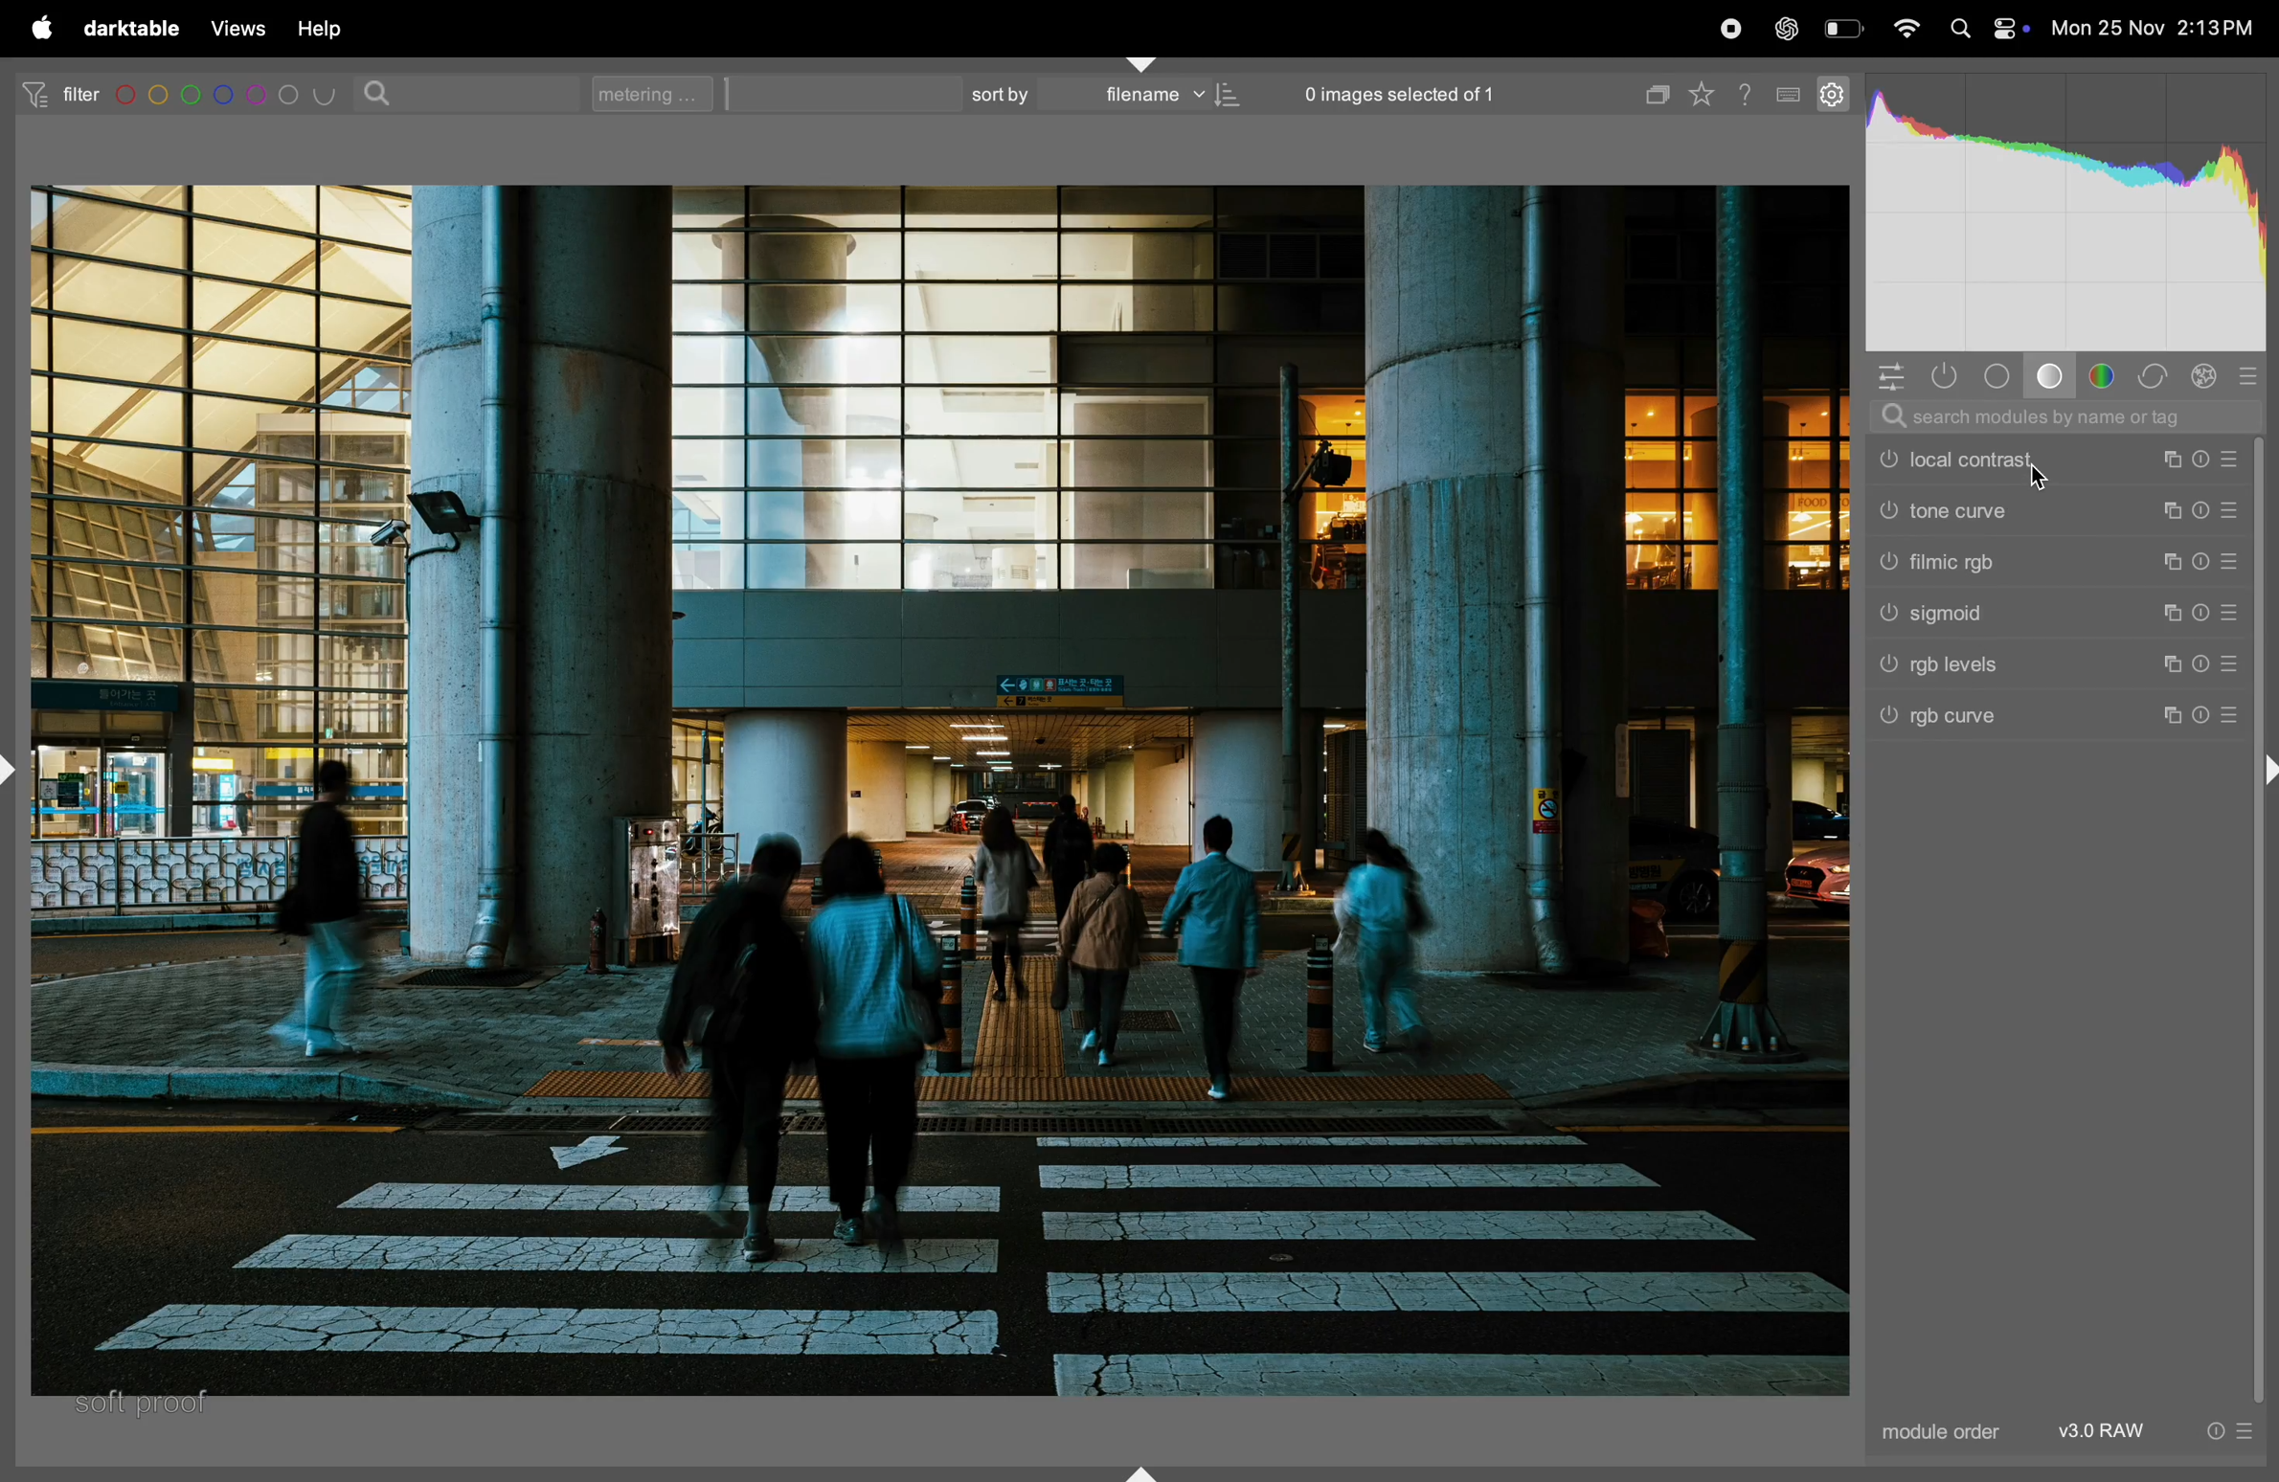 The image size is (2279, 1482). What do you see at coordinates (1907, 32) in the screenshot?
I see `wifi` at bounding box center [1907, 32].